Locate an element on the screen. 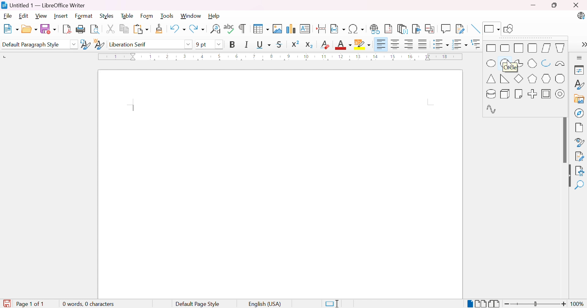 The width and height of the screenshot is (587, 308). Slider is located at coordinates (533, 304).